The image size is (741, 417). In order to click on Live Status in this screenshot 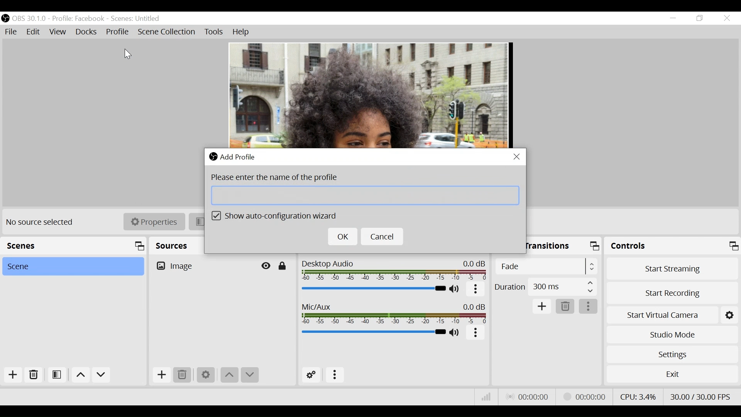, I will do `click(529, 396)`.